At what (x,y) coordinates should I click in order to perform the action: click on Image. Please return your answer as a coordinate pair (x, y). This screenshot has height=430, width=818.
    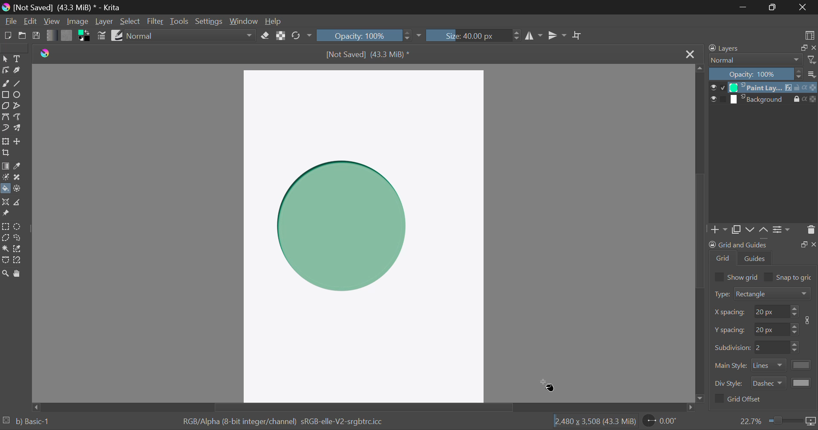
    Looking at the image, I should click on (76, 22).